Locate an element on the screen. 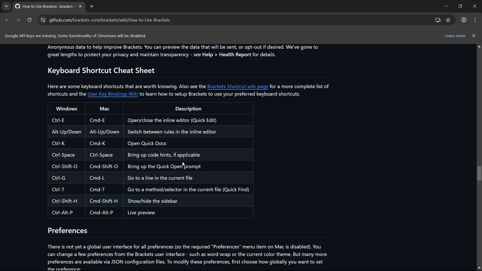 The image size is (482, 271). scroll bar is located at coordinates (479, 157).